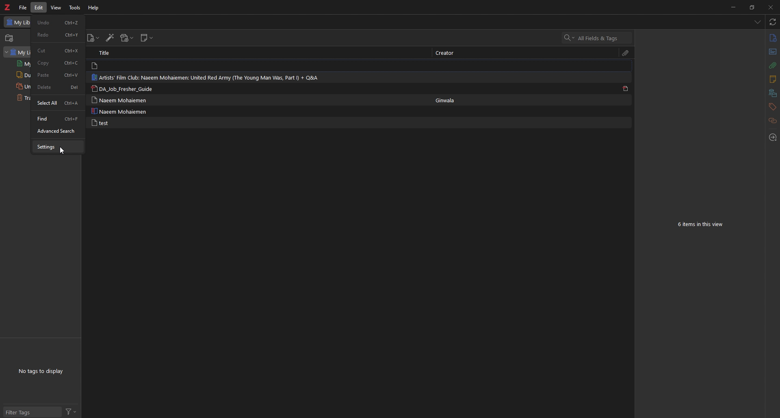 The width and height of the screenshot is (780, 418). What do you see at coordinates (702, 225) in the screenshot?
I see `6 items in this view` at bounding box center [702, 225].